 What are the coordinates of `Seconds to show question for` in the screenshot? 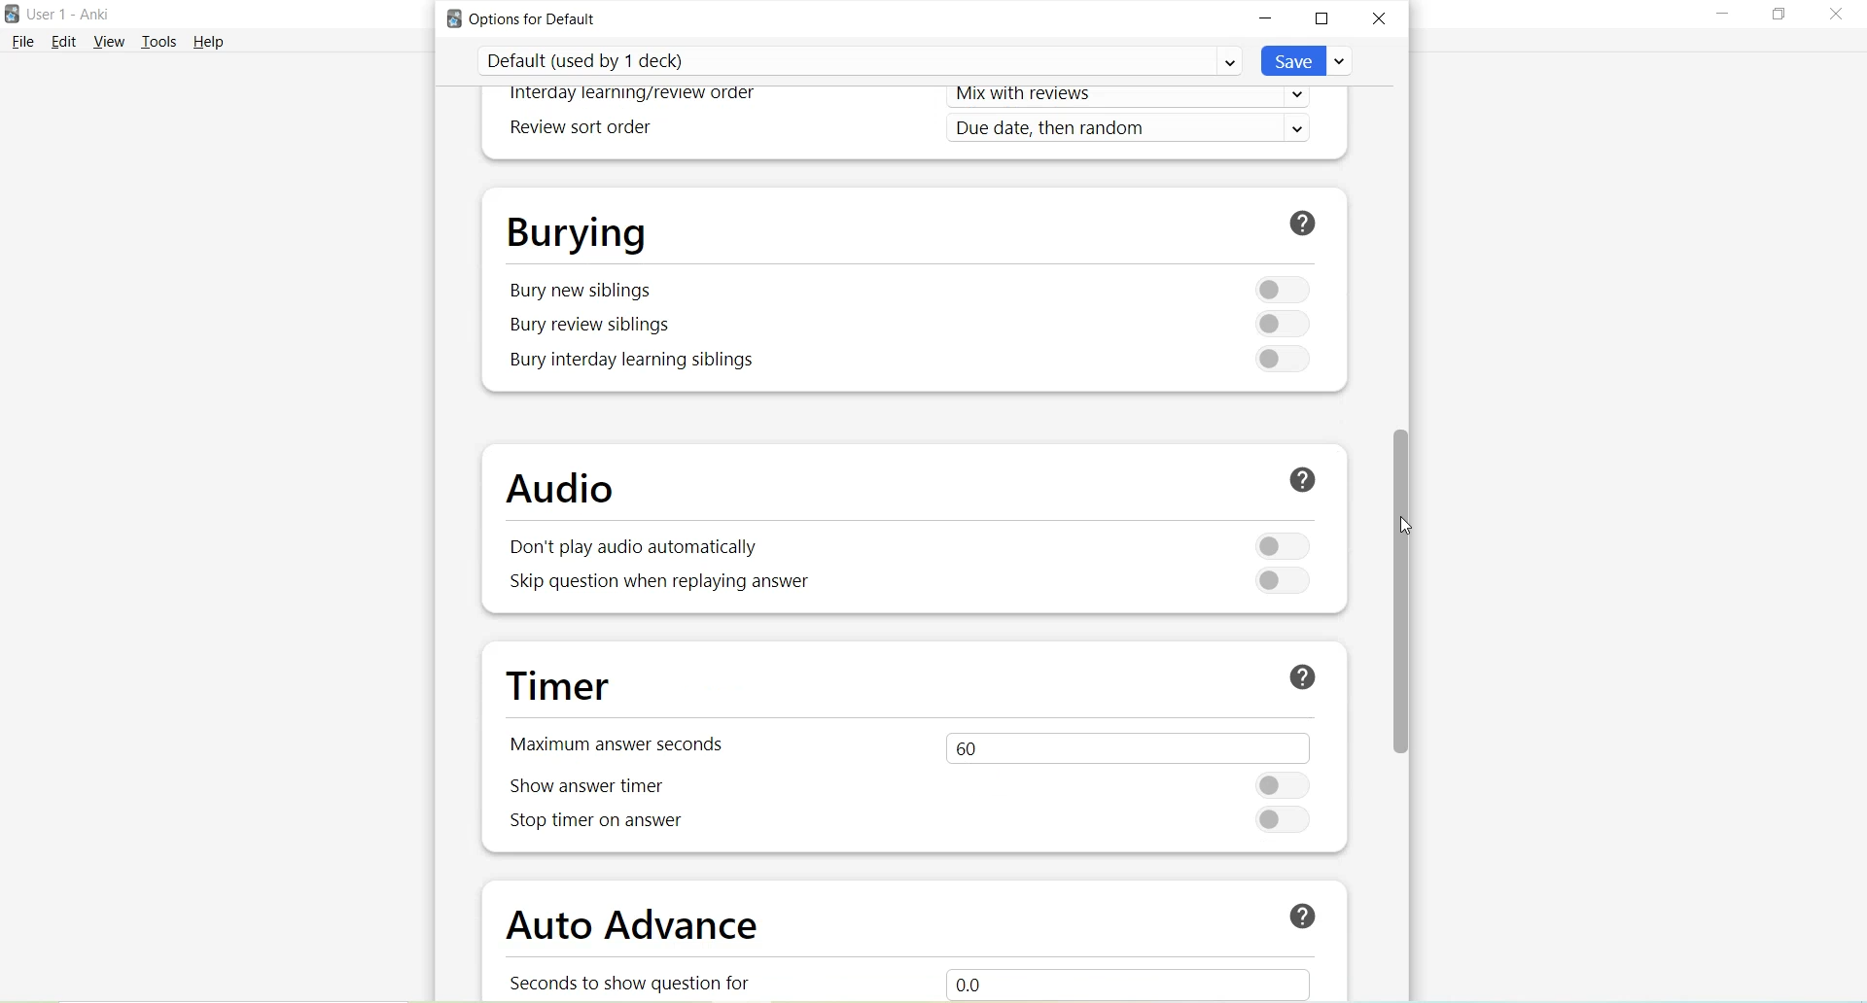 It's located at (640, 982).